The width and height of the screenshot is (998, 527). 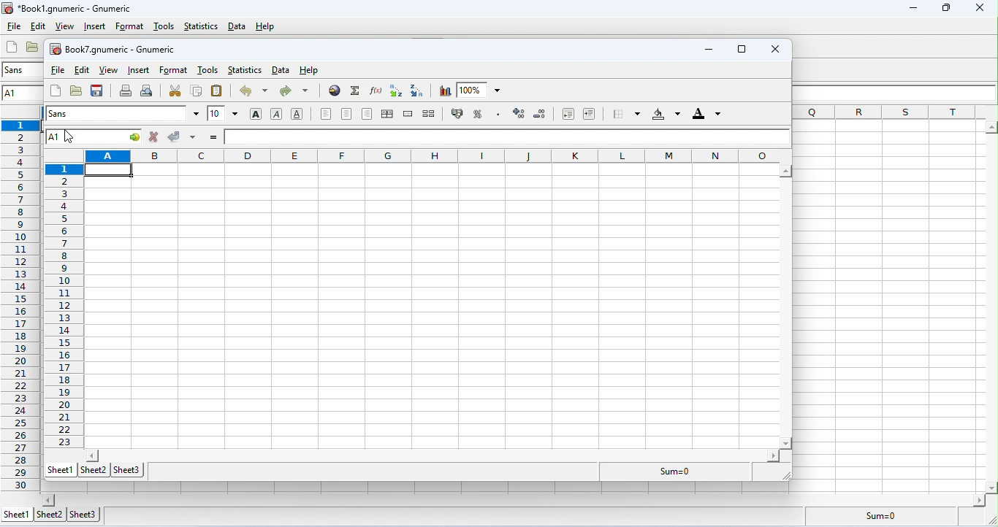 What do you see at coordinates (12, 47) in the screenshot?
I see `new` at bounding box center [12, 47].